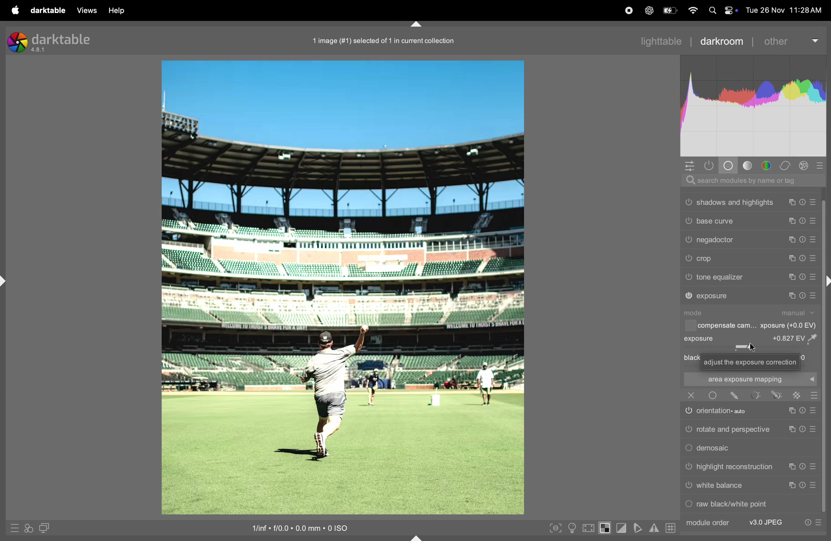 This screenshot has width=831, height=541. I want to click on lightable, so click(656, 41).